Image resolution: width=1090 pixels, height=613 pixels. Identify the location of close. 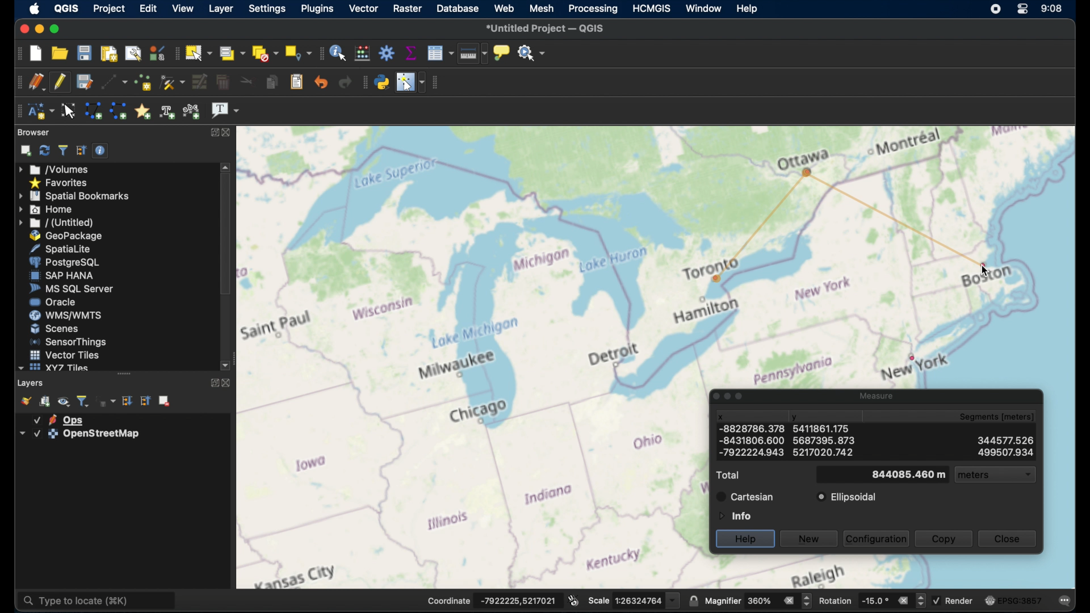
(230, 132).